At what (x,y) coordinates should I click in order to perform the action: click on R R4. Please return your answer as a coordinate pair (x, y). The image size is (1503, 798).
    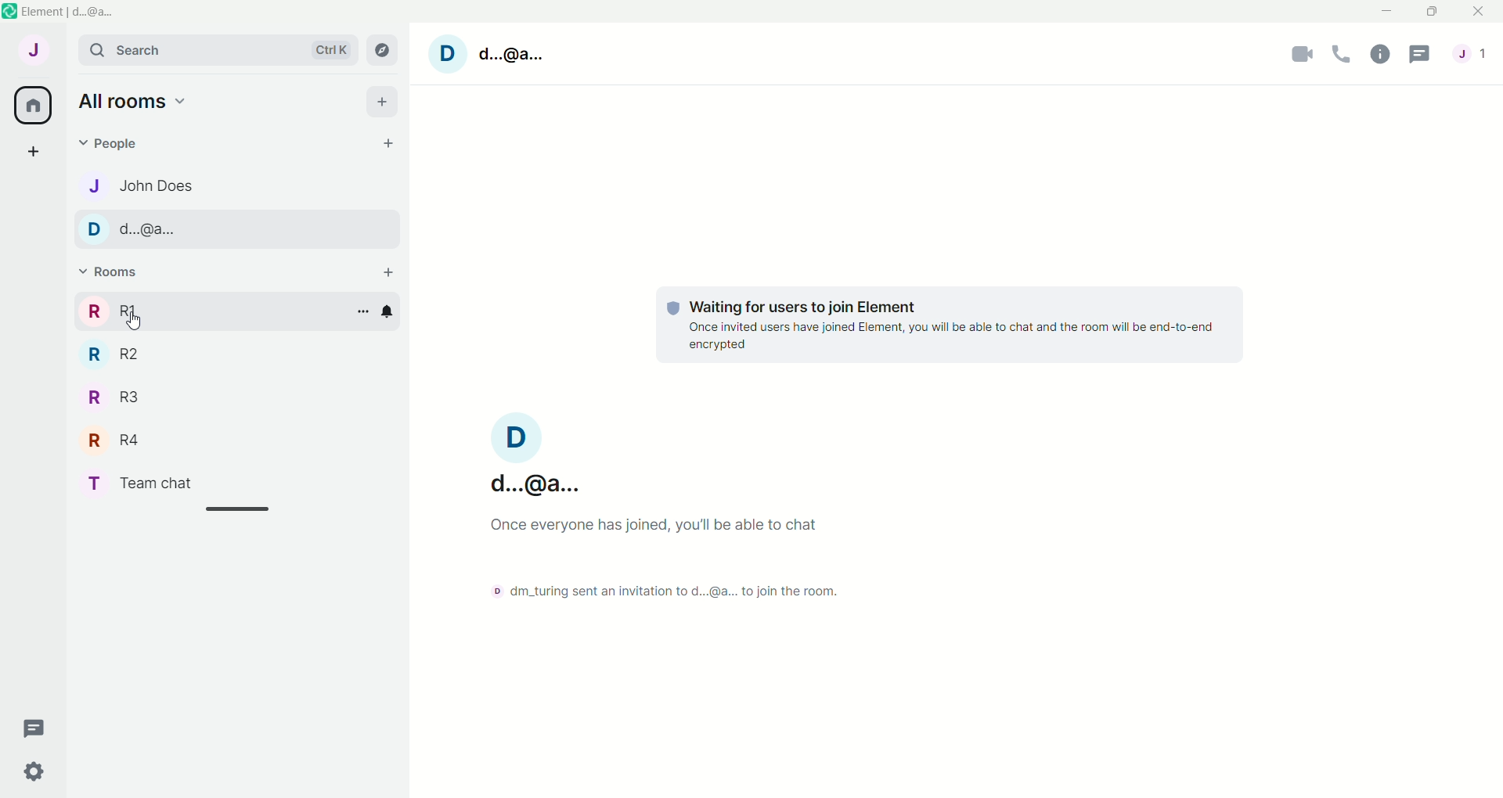
    Looking at the image, I should click on (110, 438).